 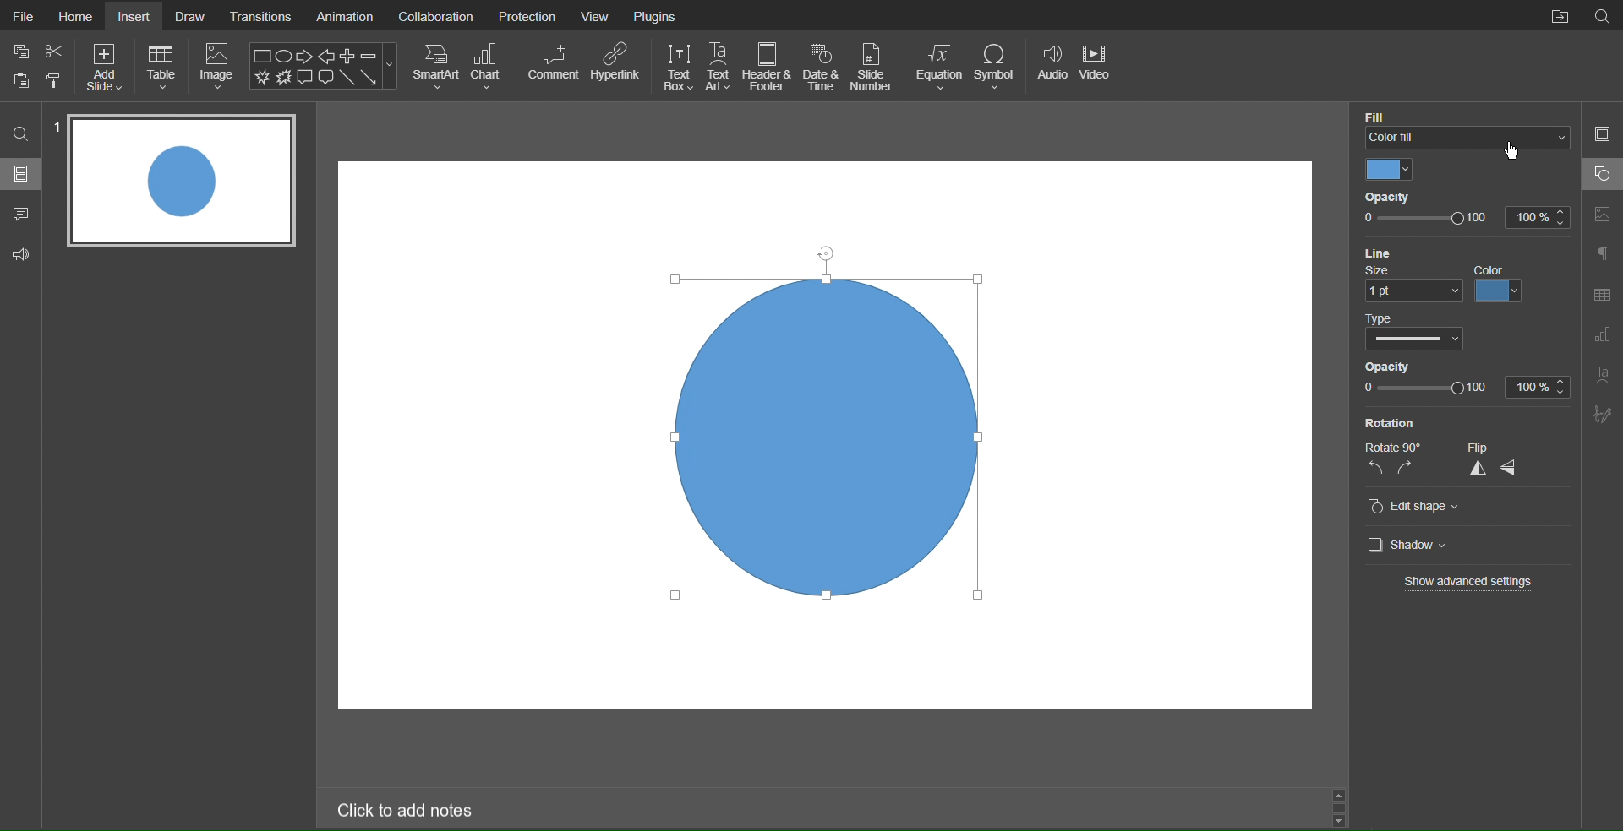 I want to click on Graph Settings, so click(x=1602, y=337).